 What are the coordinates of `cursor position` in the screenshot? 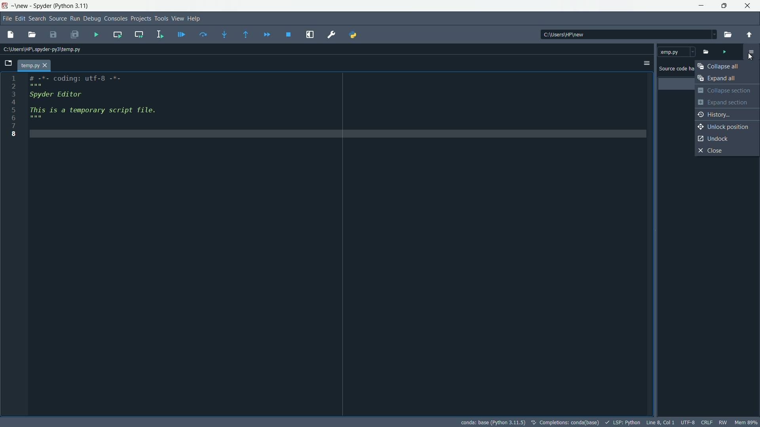 It's located at (661, 422).